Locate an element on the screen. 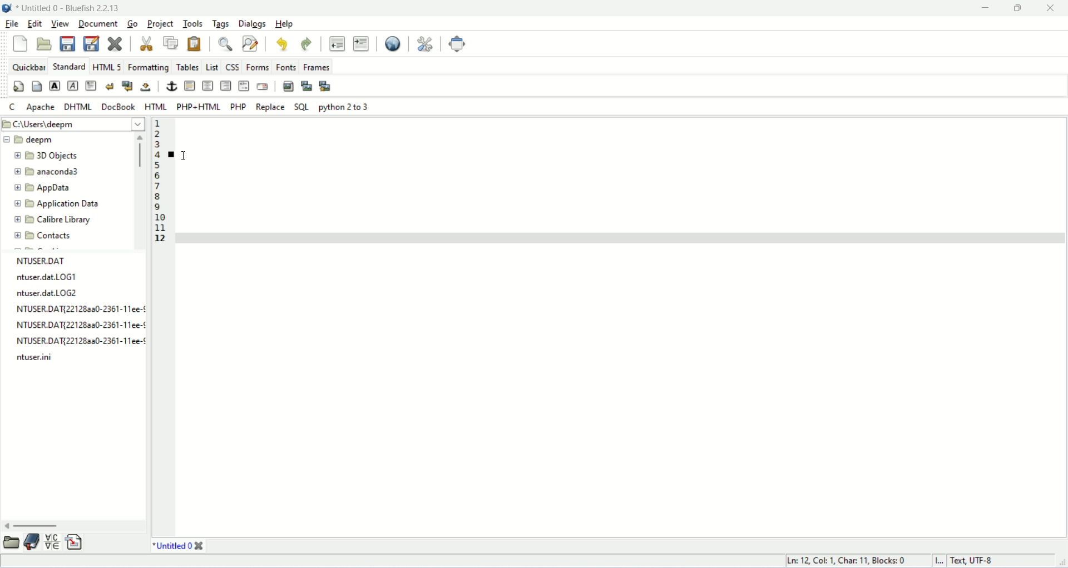 This screenshot has height=568, width=1068. open is located at coordinates (44, 44).